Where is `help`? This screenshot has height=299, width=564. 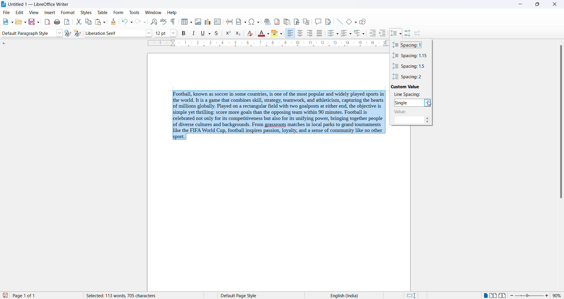 help is located at coordinates (172, 12).